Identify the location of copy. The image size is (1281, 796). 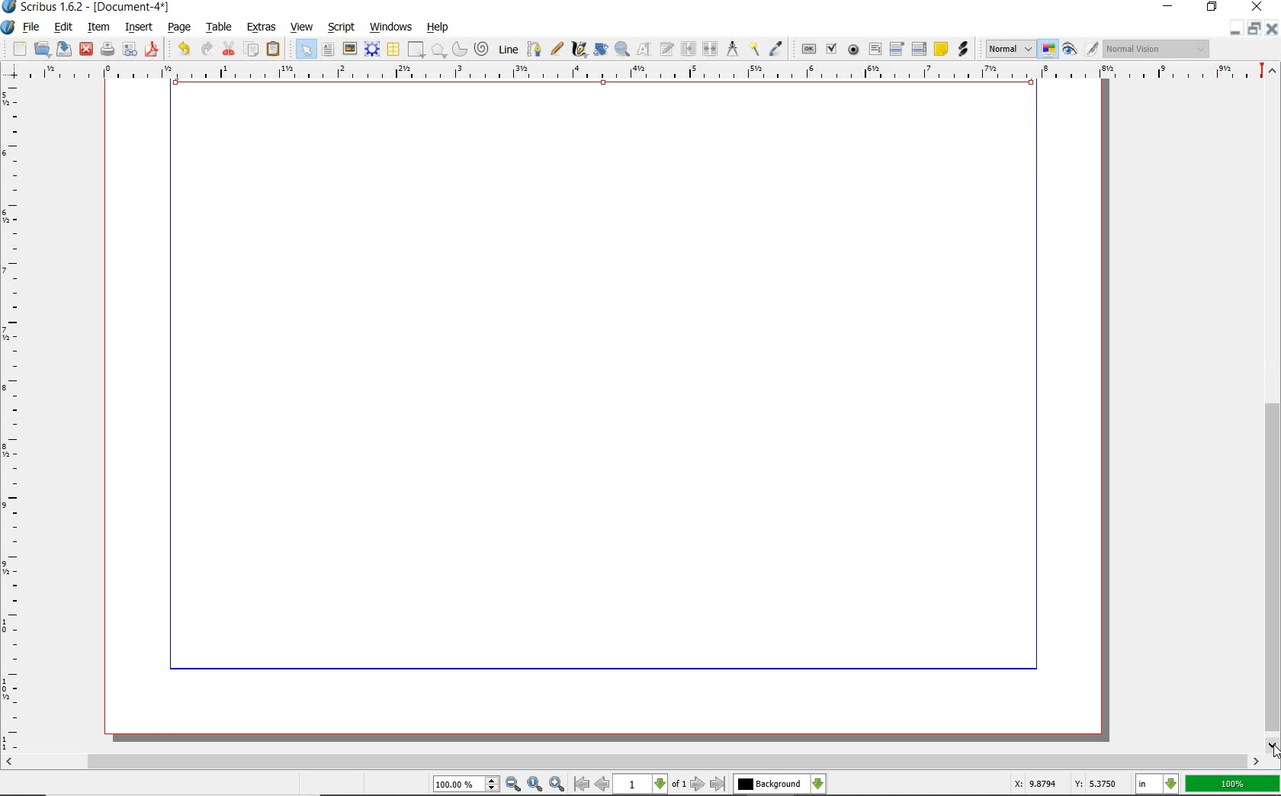
(252, 50).